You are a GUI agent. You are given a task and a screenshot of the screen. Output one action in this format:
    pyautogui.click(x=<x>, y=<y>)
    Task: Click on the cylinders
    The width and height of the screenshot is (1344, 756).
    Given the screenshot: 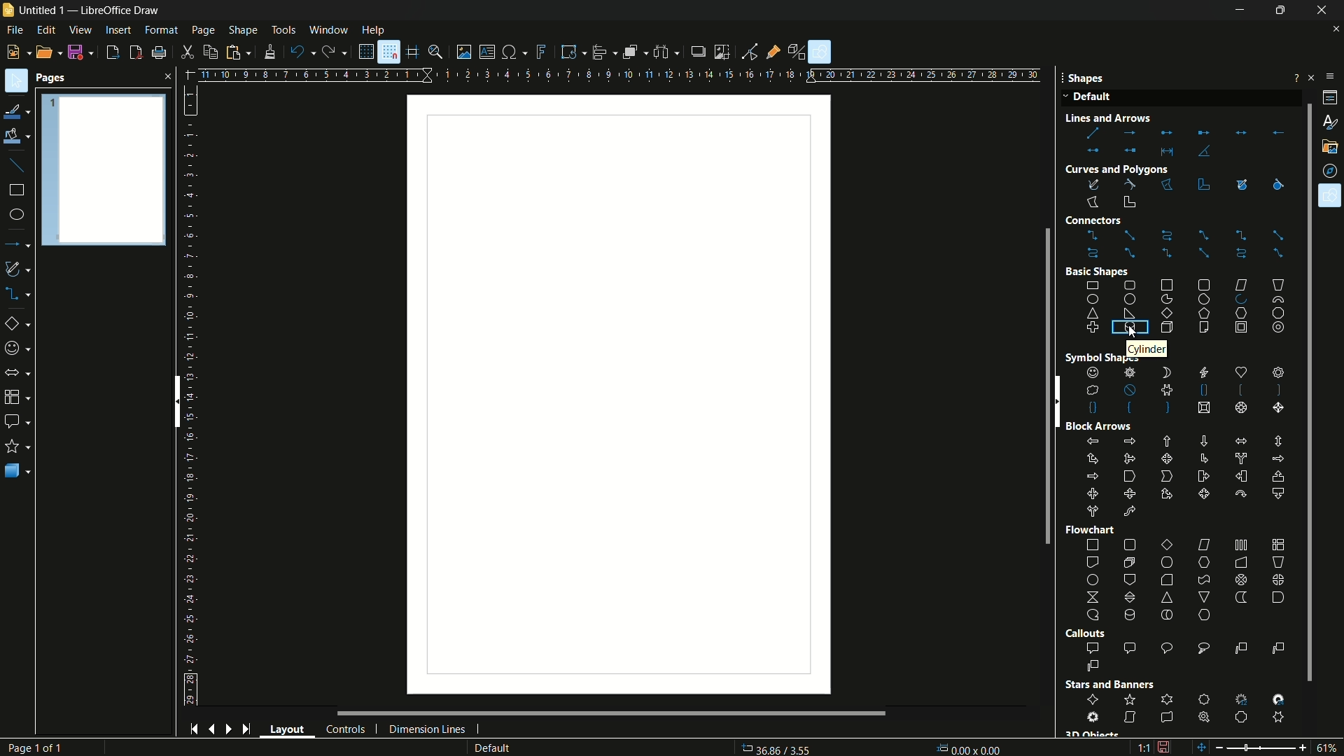 What is the action you would take?
    pyautogui.click(x=1147, y=349)
    